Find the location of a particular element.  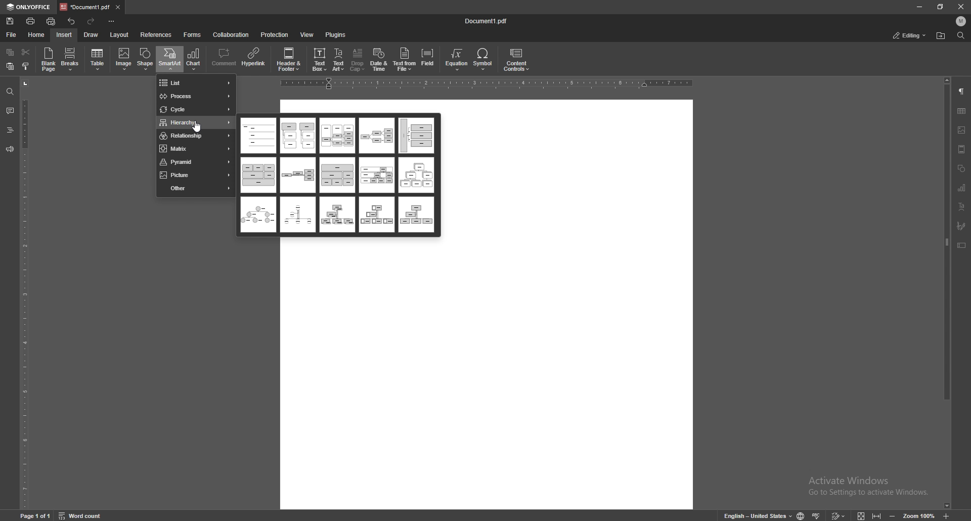

hierarchy smart art is located at coordinates (415, 135).